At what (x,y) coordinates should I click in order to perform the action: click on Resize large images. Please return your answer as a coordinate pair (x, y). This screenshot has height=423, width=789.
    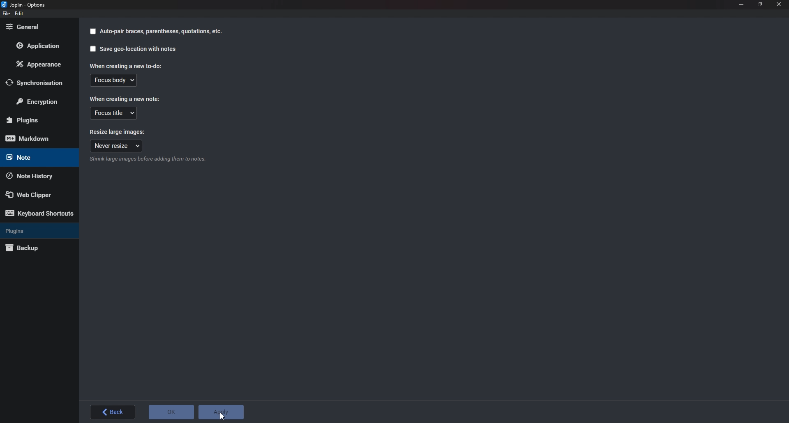
    Looking at the image, I should click on (118, 133).